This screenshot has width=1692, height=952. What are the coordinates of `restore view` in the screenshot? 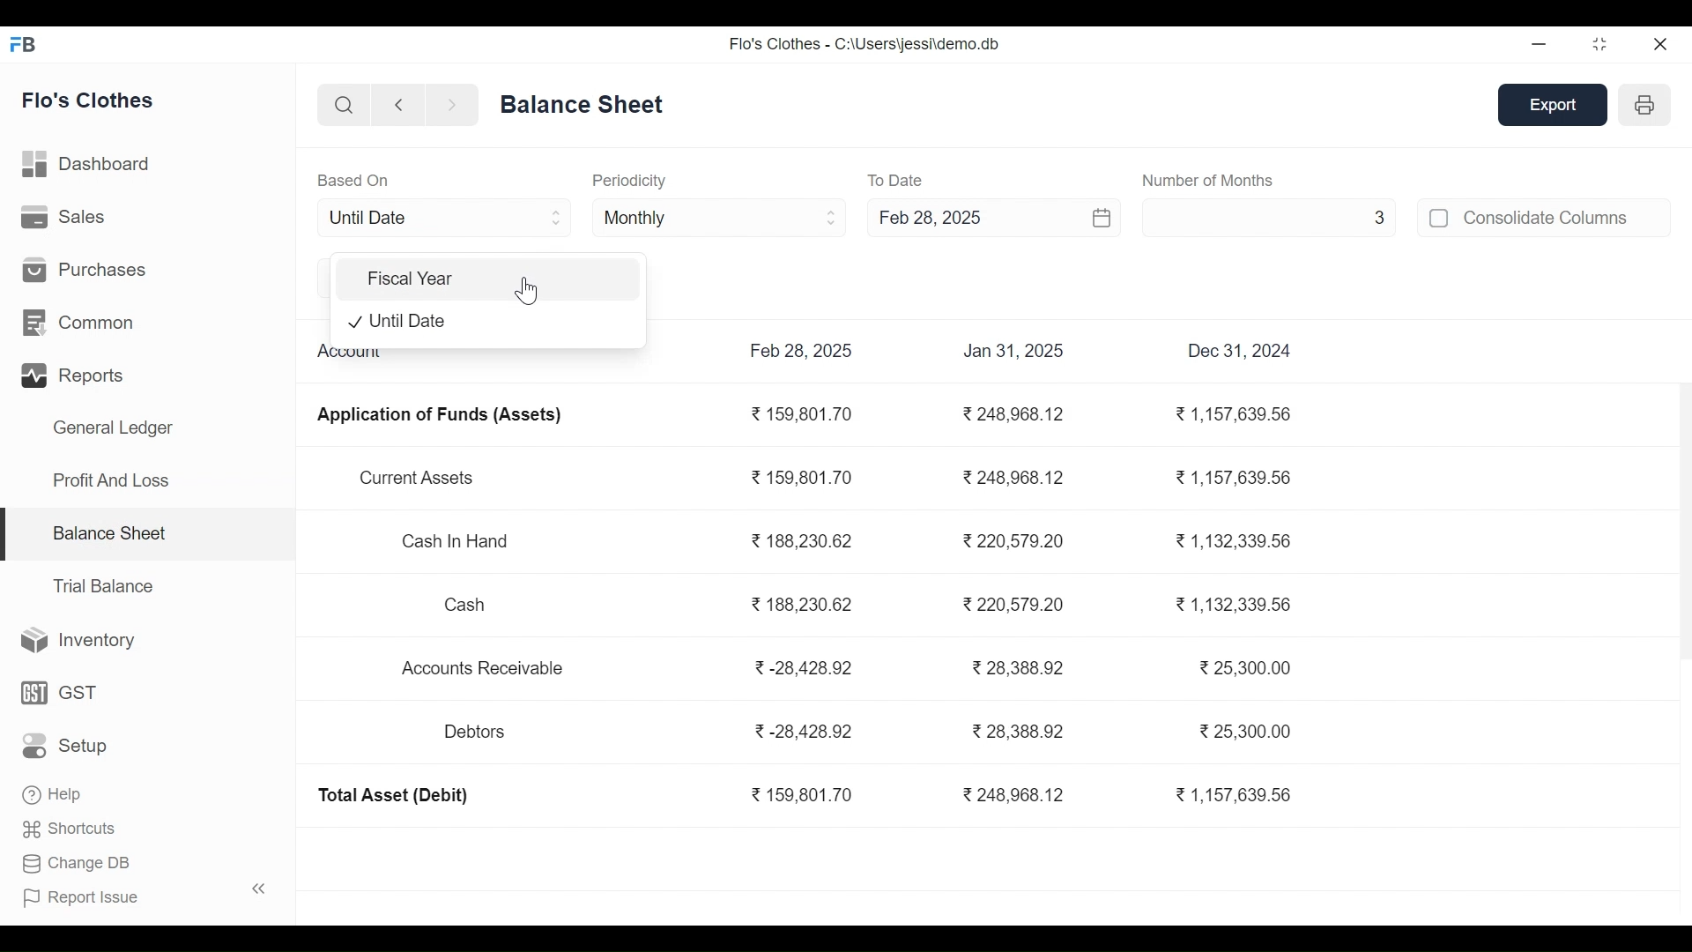 It's located at (1601, 45).